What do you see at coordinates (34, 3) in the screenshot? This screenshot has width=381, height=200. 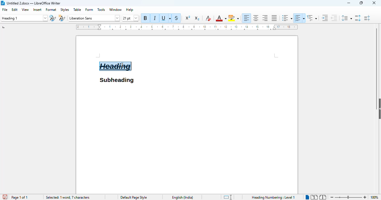 I see `title` at bounding box center [34, 3].